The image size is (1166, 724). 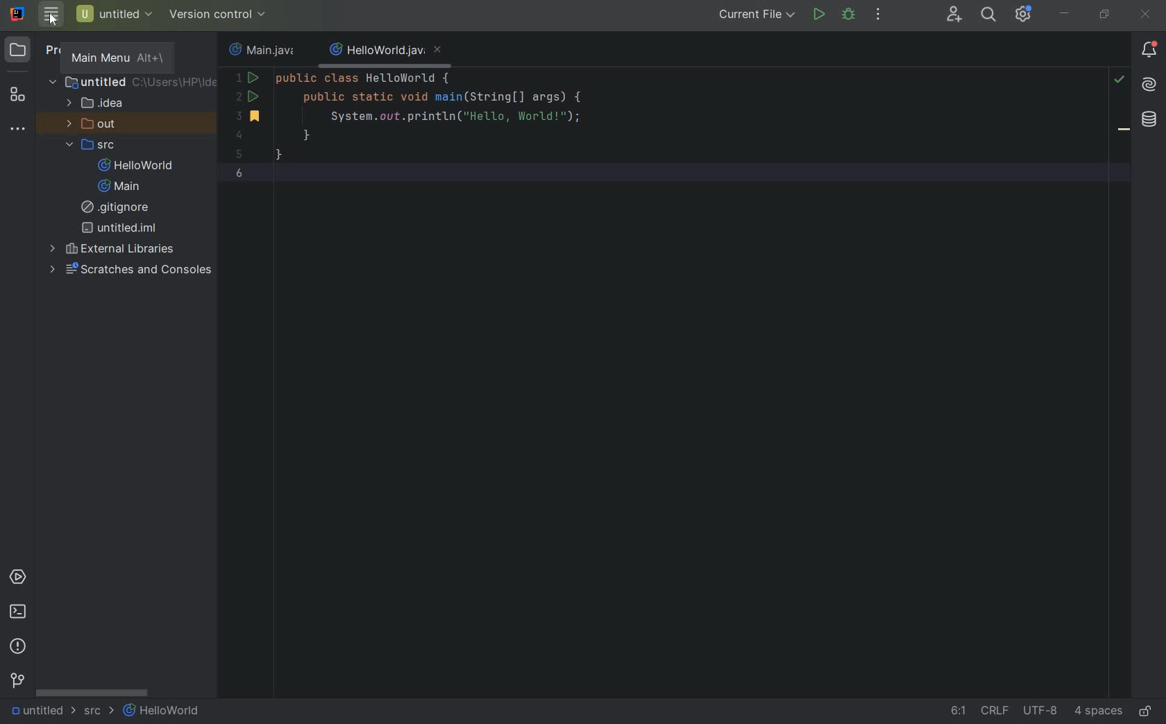 I want to click on SRC, so click(x=92, y=145).